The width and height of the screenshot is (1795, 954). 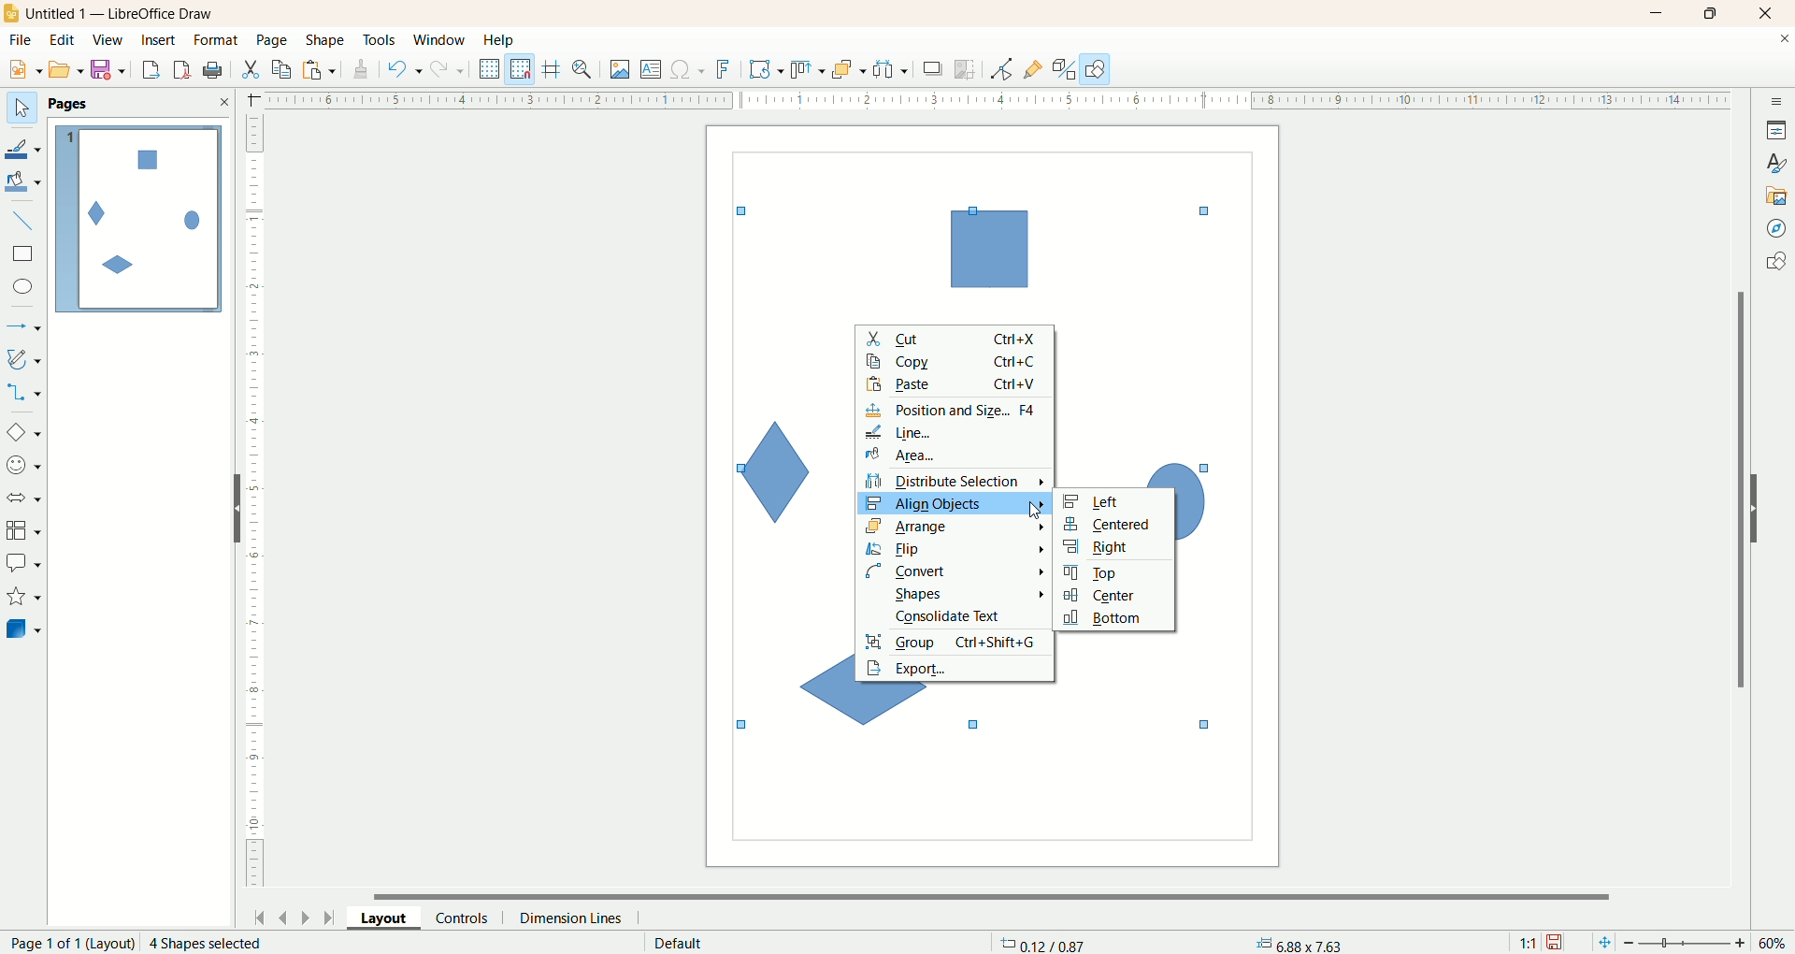 What do you see at coordinates (956, 383) in the screenshot?
I see `paste` at bounding box center [956, 383].